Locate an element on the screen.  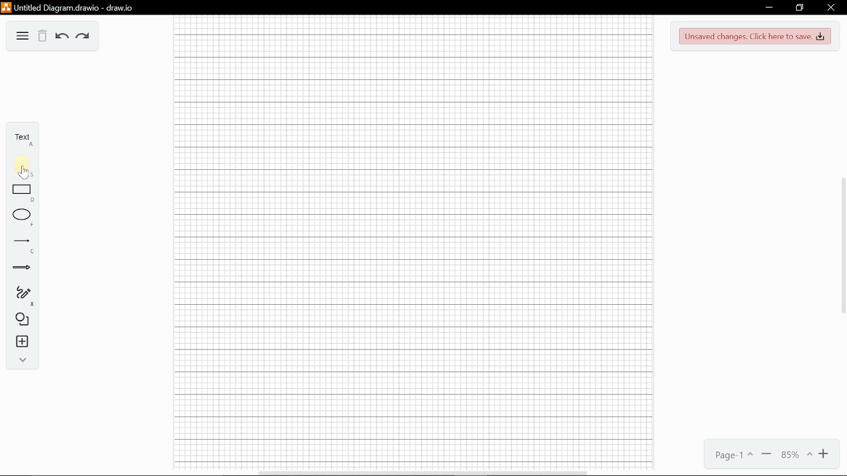
Page 1 is located at coordinates (732, 456).